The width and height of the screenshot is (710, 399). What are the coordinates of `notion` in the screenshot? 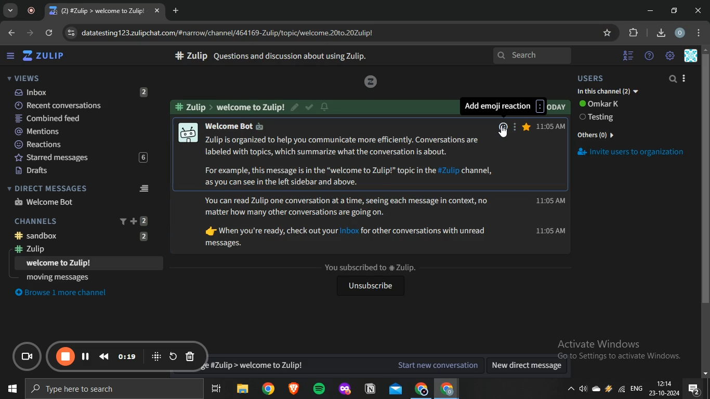 It's located at (371, 389).